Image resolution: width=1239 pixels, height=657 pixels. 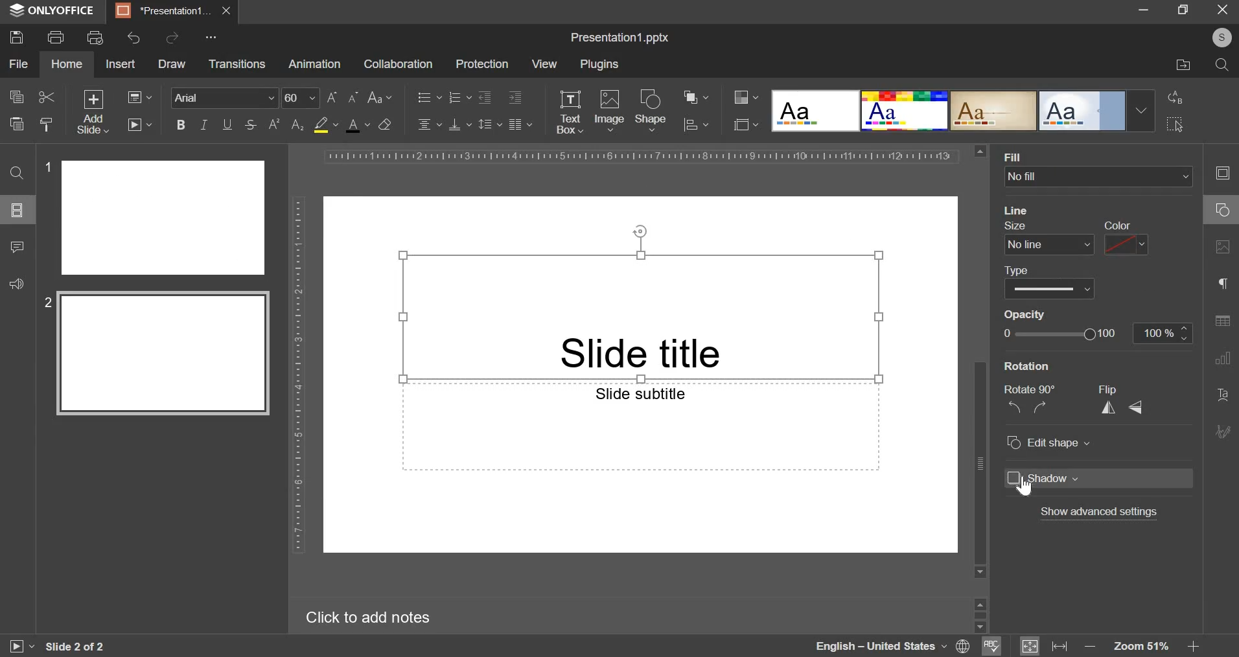 I want to click on show advanced settings, so click(x=1101, y=513).